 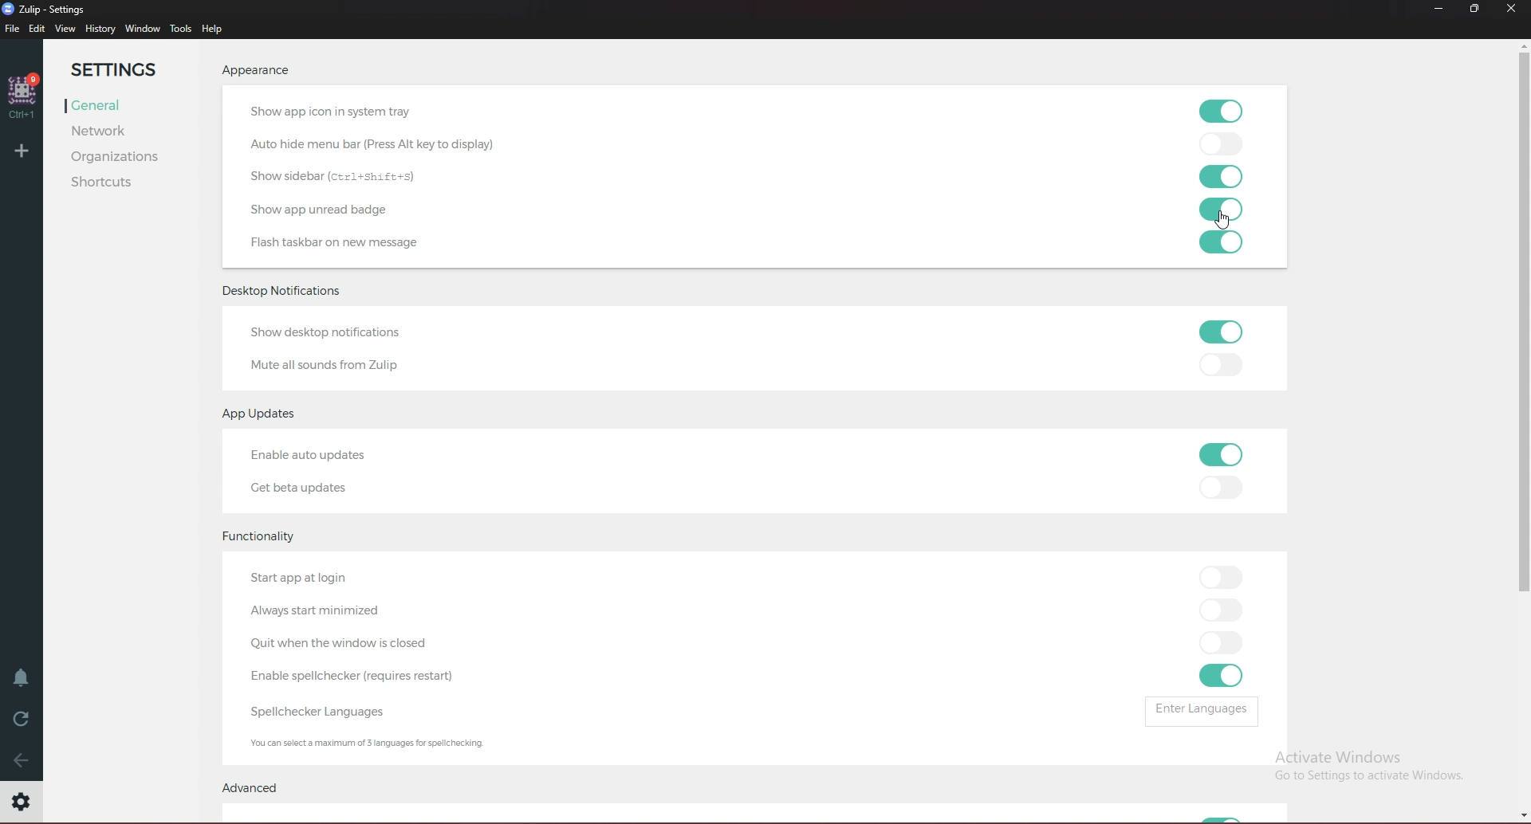 What do you see at coordinates (266, 415) in the screenshot?
I see `App updates` at bounding box center [266, 415].